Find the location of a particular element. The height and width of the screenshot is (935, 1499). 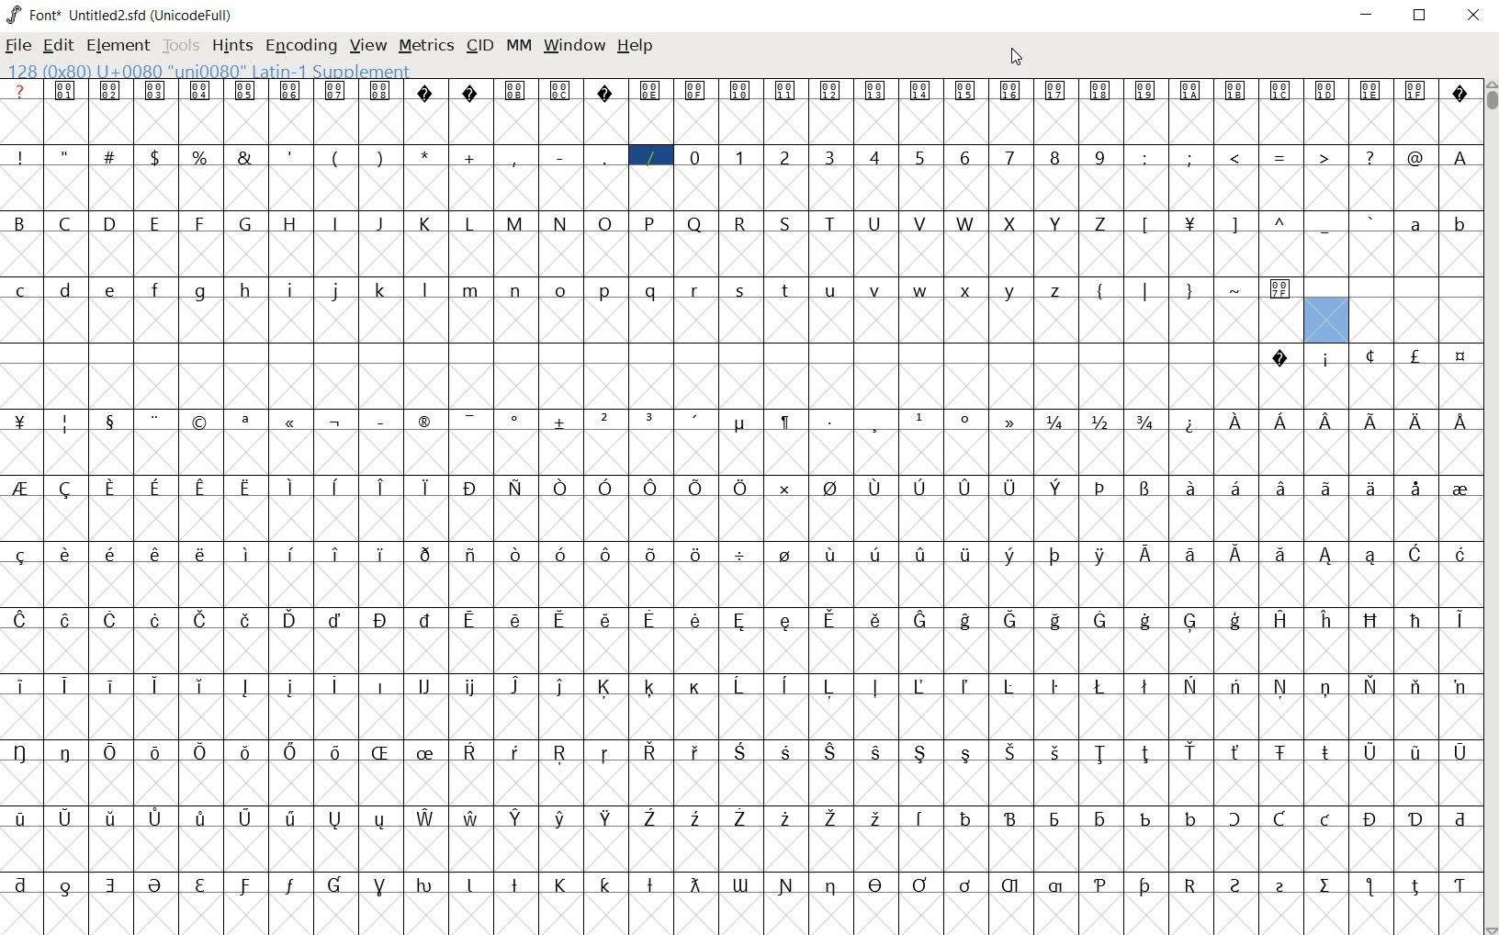

glyph is located at coordinates (514, 752).